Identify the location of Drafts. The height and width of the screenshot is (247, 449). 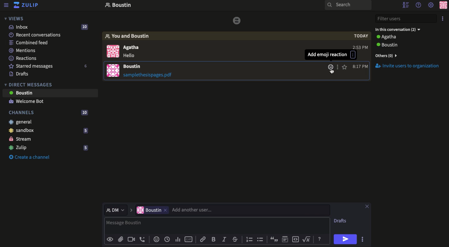
(341, 221).